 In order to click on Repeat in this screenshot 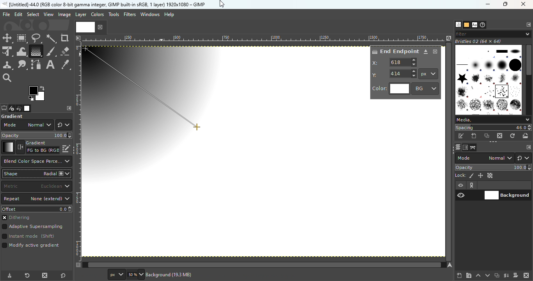, I will do `click(37, 199)`.